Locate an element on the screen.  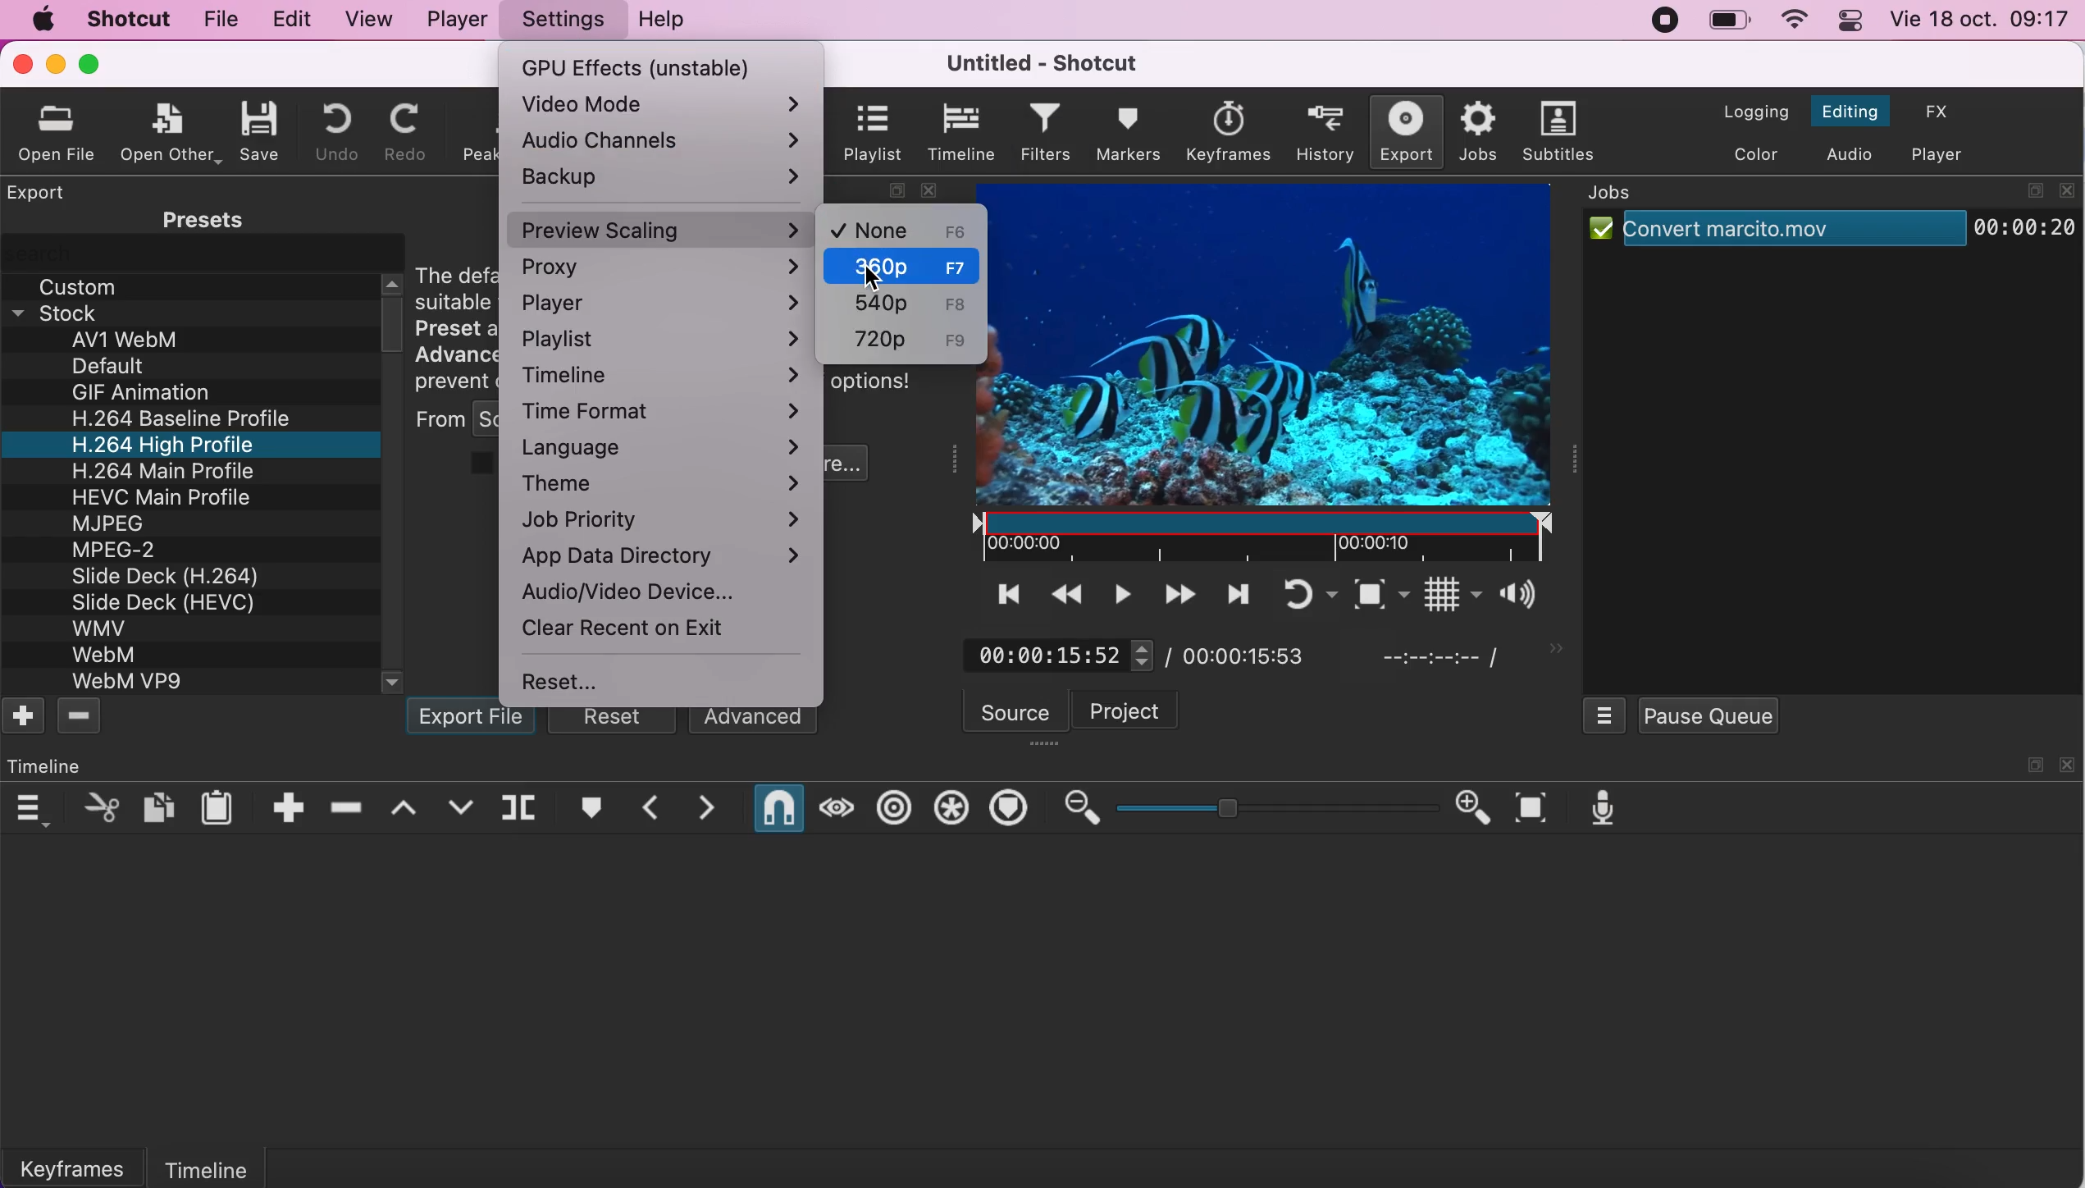
project is located at coordinates (1144, 710).